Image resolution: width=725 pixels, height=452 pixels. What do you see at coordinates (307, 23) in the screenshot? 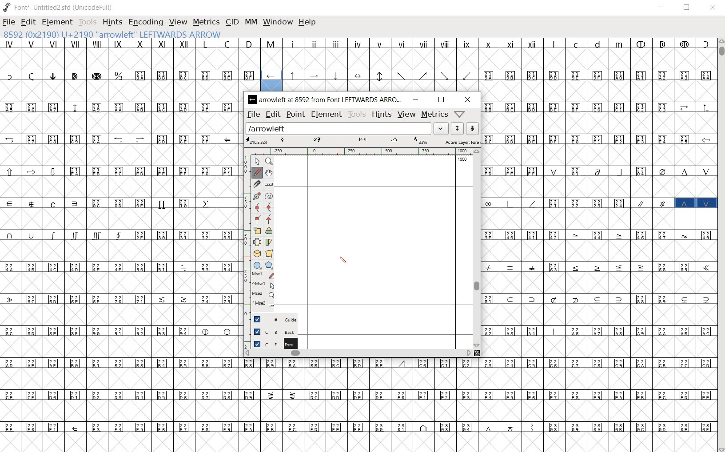
I see `help` at bounding box center [307, 23].